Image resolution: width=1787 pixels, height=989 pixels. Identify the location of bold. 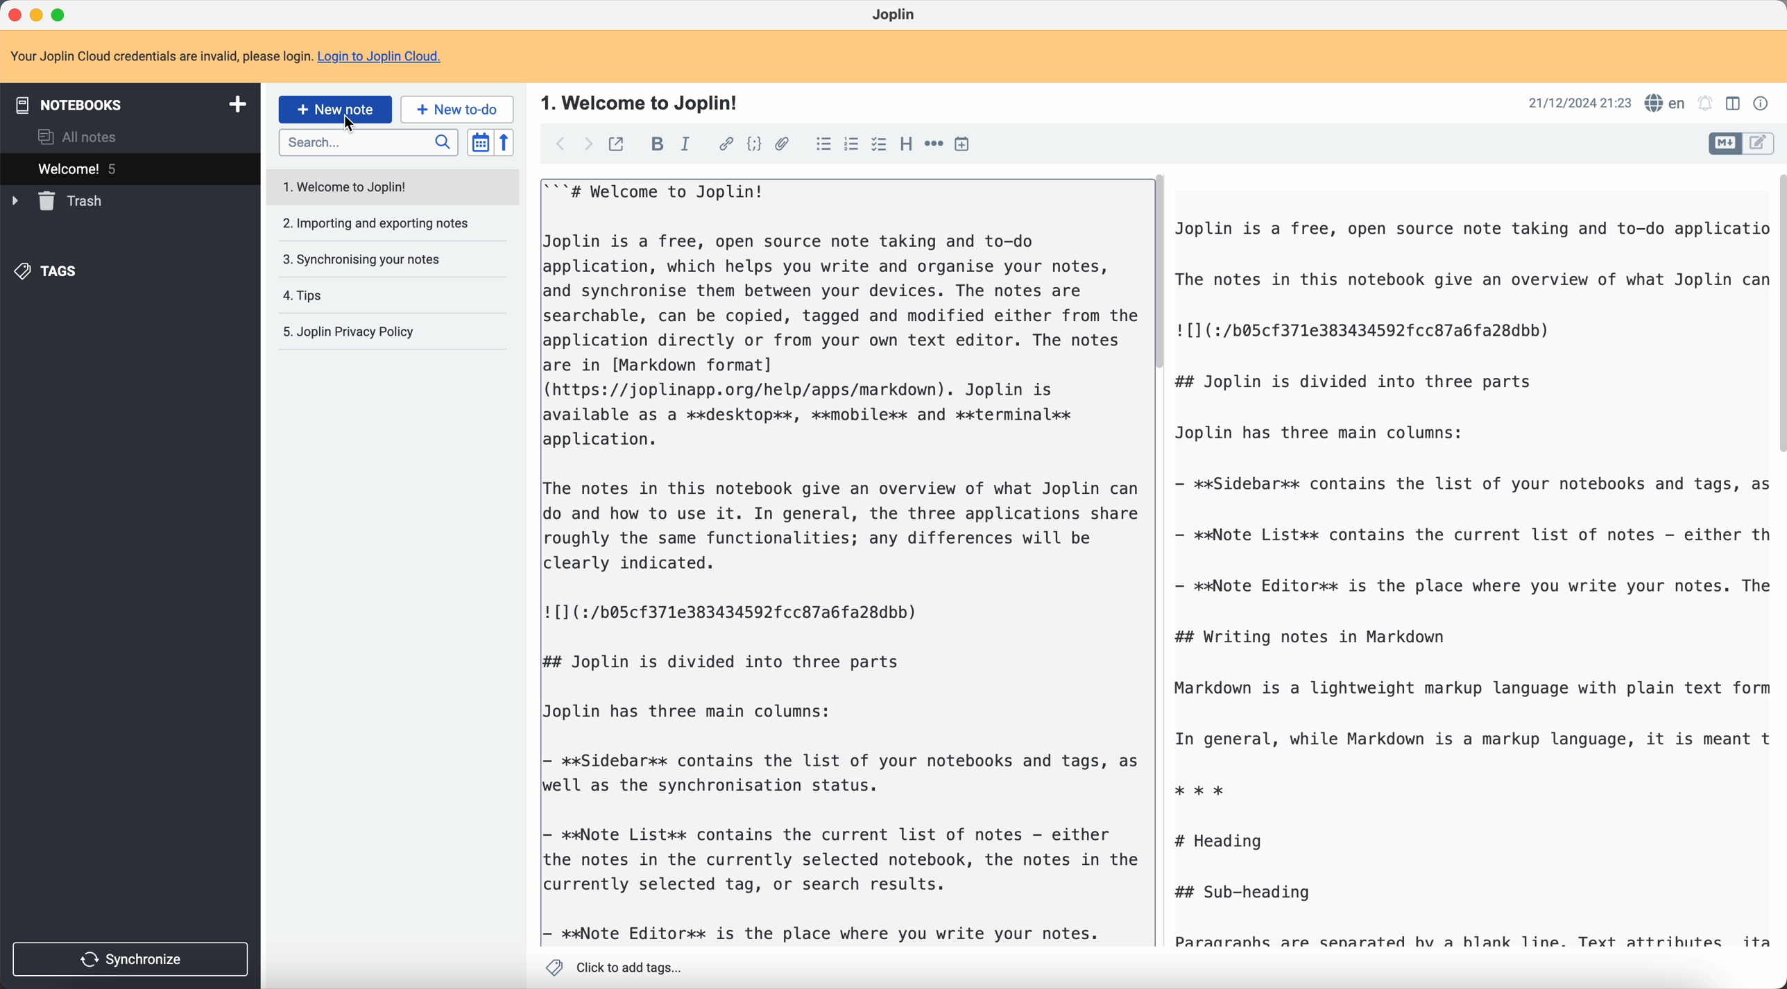
(656, 144).